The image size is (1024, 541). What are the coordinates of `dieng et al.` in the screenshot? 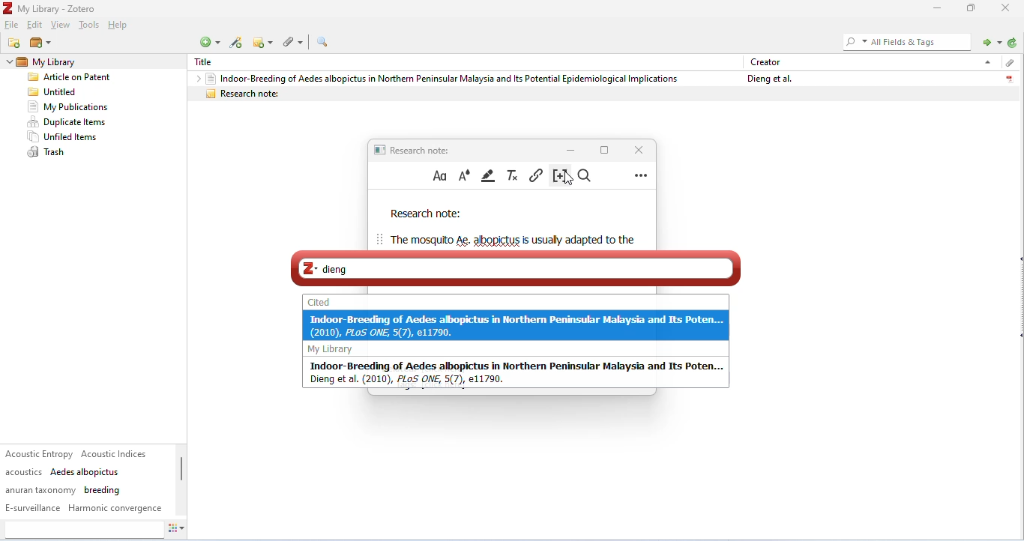 It's located at (768, 79).